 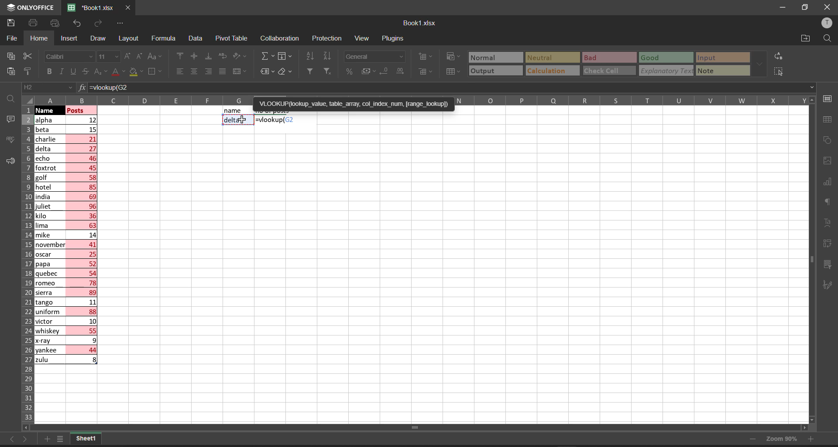 I want to click on paragraph settings, so click(x=829, y=203).